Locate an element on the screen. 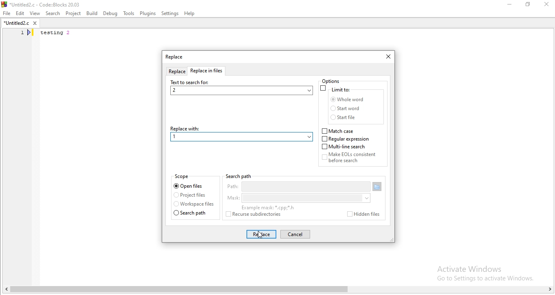  Search  is located at coordinates (52, 13).